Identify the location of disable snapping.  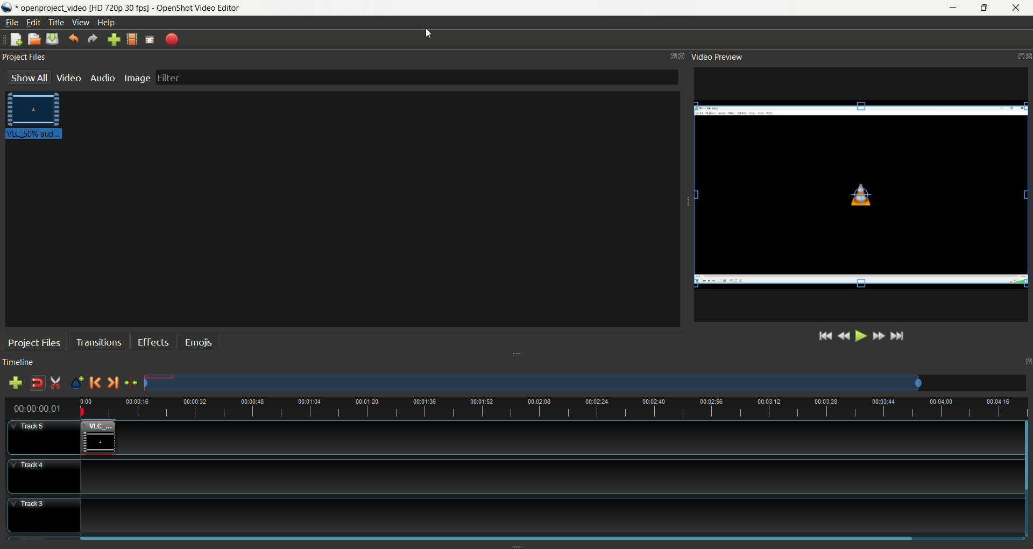
(38, 384).